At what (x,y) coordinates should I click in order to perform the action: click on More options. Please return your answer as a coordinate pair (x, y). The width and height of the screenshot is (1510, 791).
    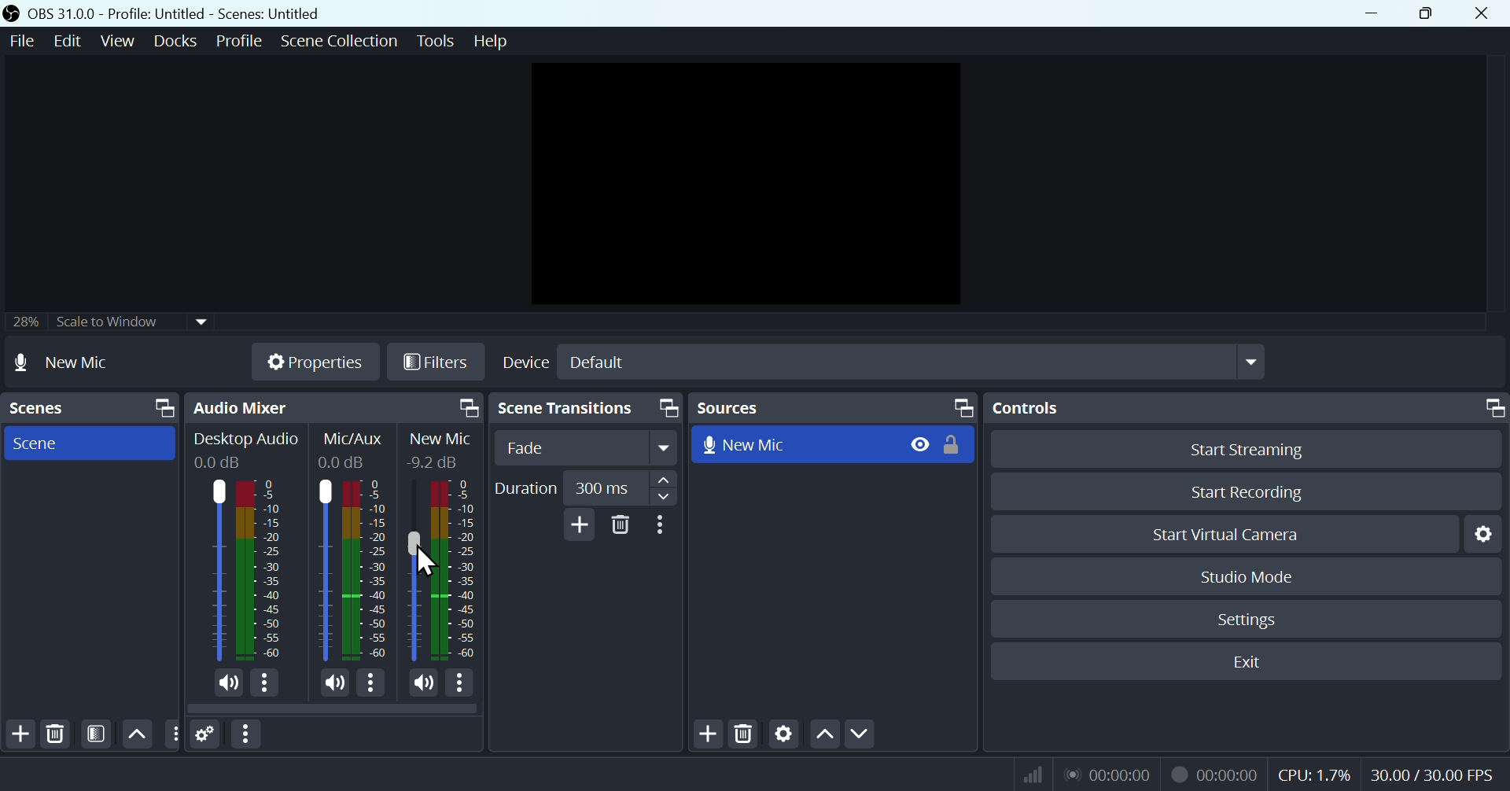
    Looking at the image, I should click on (371, 686).